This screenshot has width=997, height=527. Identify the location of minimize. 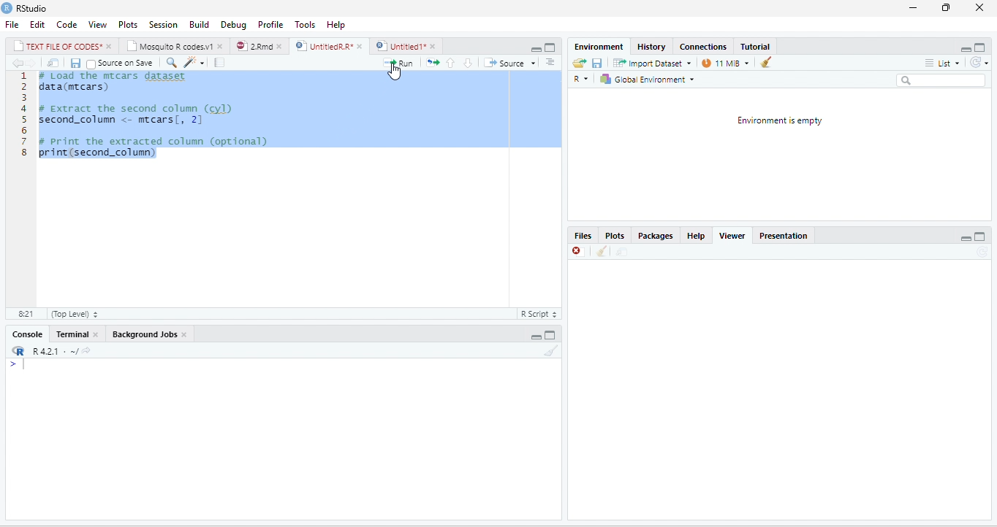
(914, 9).